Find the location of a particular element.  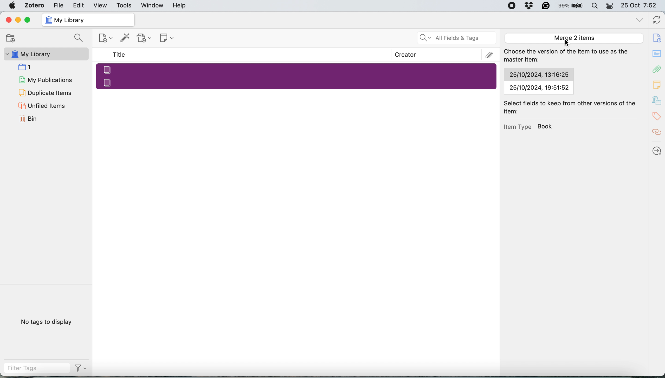

Apple Menu is located at coordinates (13, 5).